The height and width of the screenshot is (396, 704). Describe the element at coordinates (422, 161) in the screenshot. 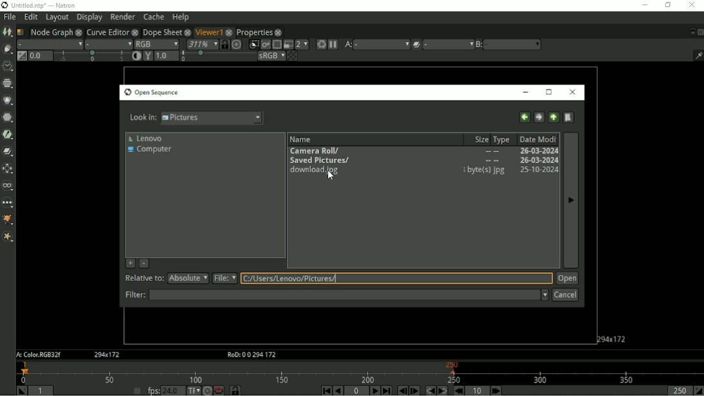

I see `Saved Pictures` at that location.